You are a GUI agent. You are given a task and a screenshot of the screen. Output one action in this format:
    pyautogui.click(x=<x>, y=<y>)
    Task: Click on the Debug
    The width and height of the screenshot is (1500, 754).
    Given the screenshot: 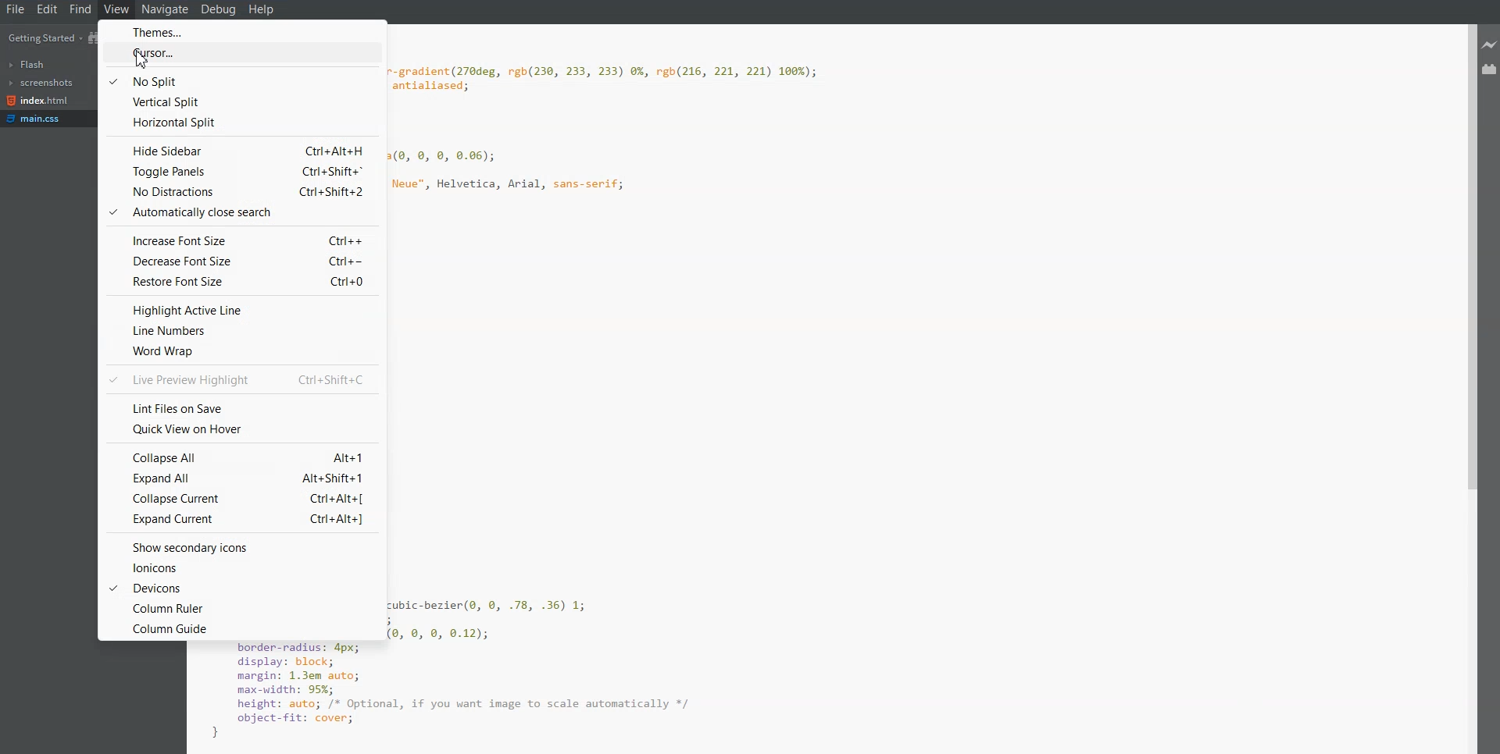 What is the action you would take?
    pyautogui.click(x=220, y=9)
    